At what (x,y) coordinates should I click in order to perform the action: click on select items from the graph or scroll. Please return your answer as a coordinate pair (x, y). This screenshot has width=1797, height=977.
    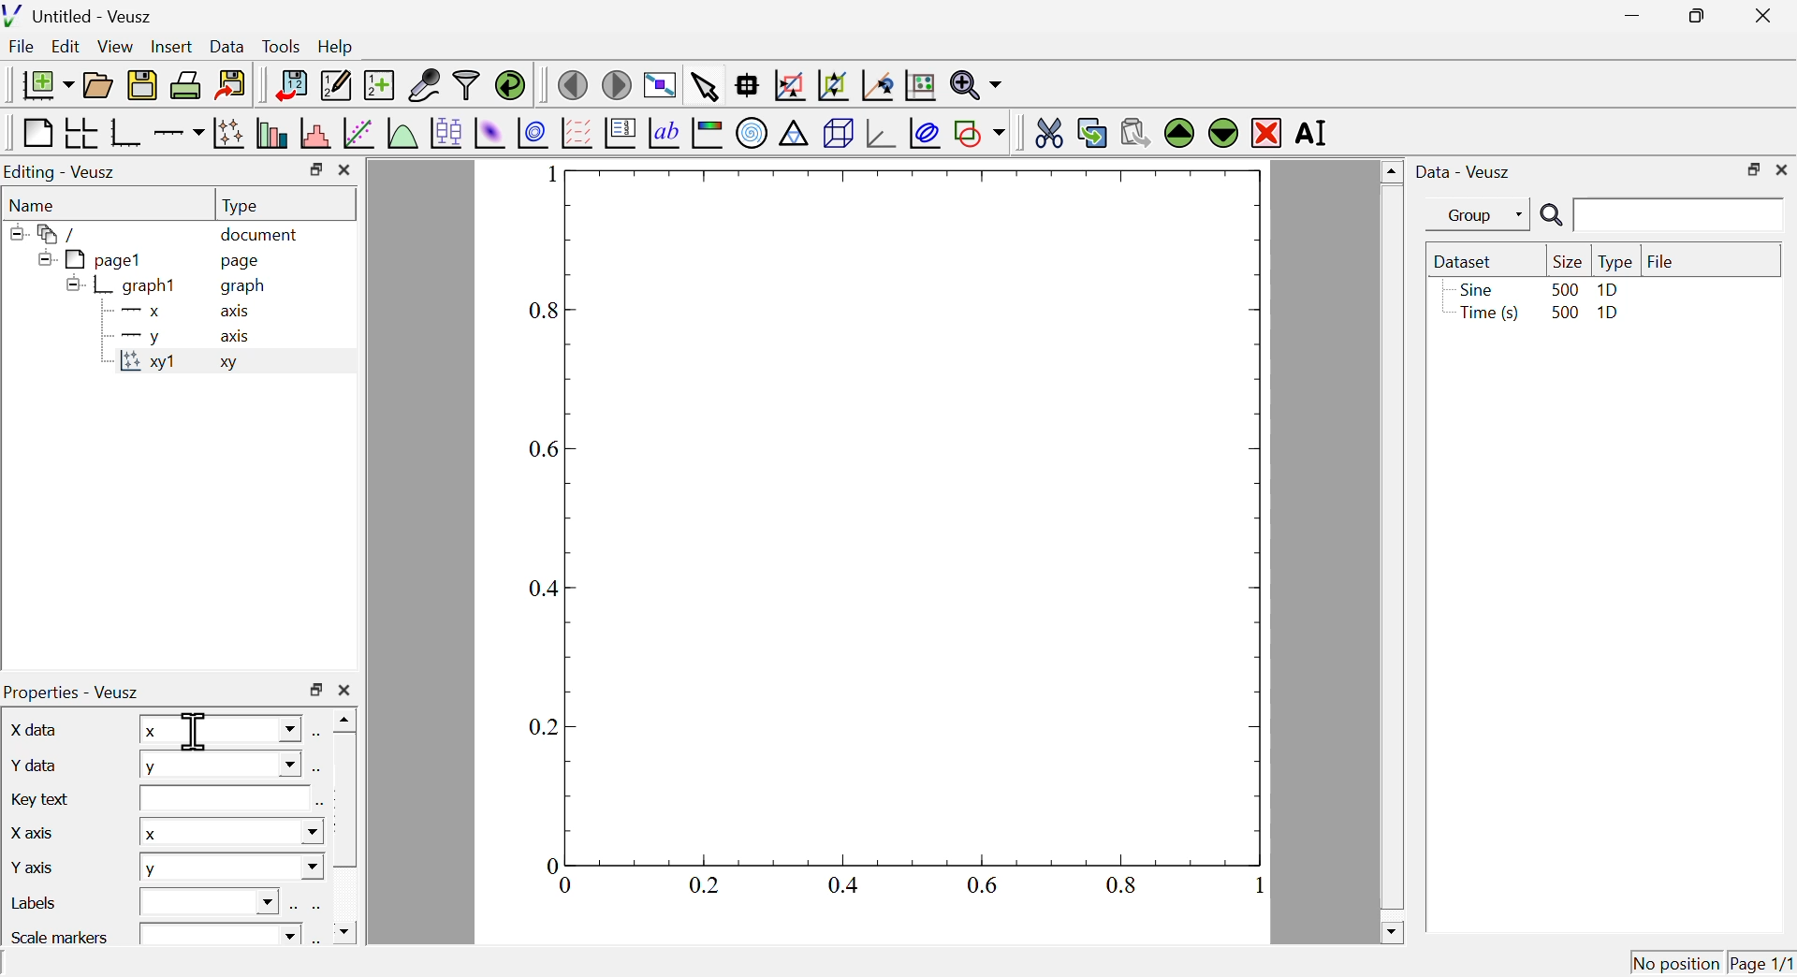
    Looking at the image, I should click on (704, 85).